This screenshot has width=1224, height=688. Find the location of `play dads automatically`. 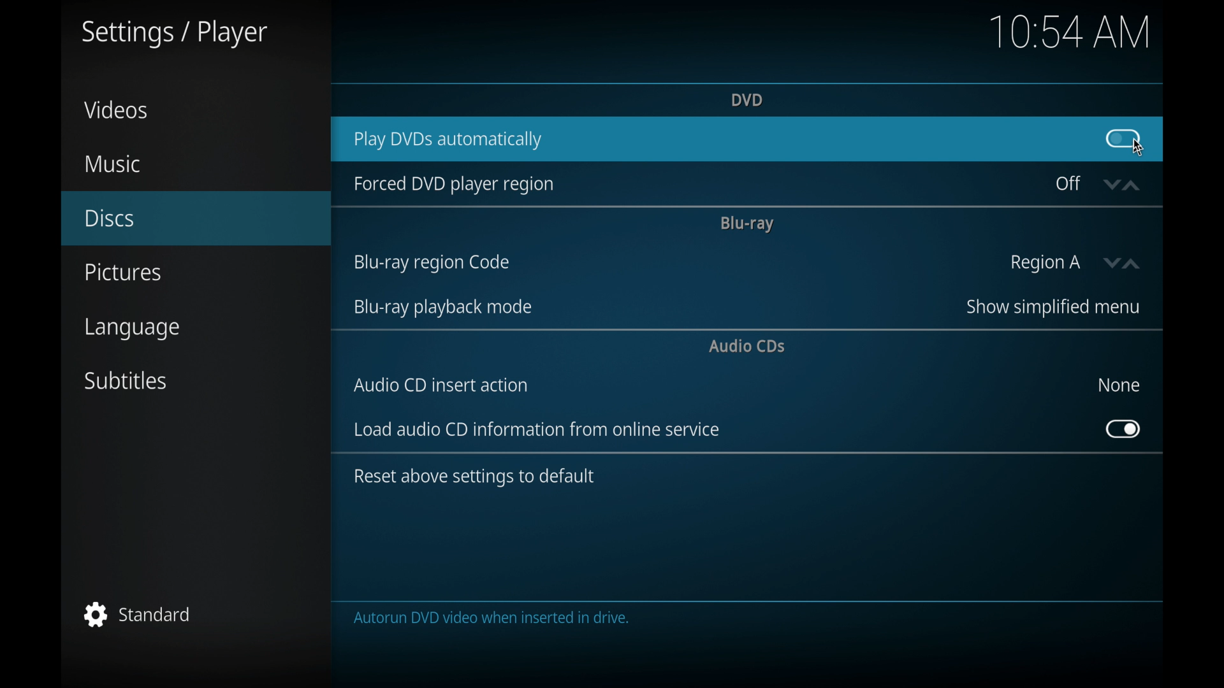

play dads automatically is located at coordinates (448, 141).